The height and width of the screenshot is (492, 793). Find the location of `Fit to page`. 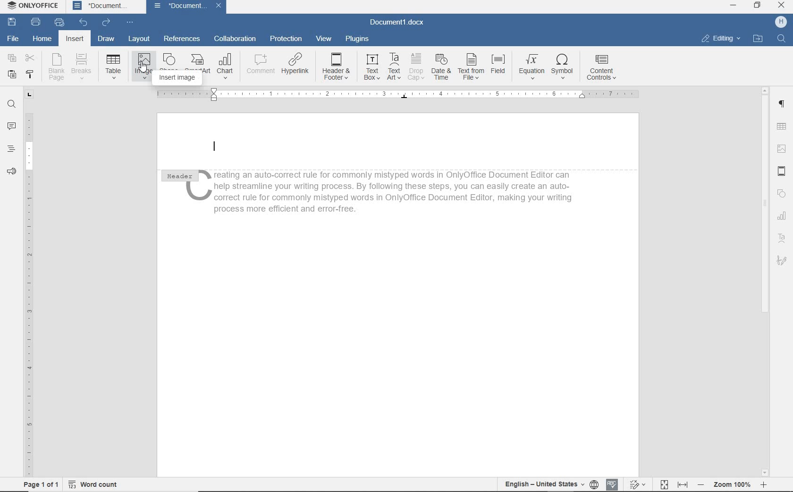

Fit to page is located at coordinates (663, 484).